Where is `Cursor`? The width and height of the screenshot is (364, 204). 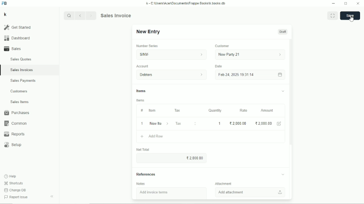 Cursor is located at coordinates (351, 19).